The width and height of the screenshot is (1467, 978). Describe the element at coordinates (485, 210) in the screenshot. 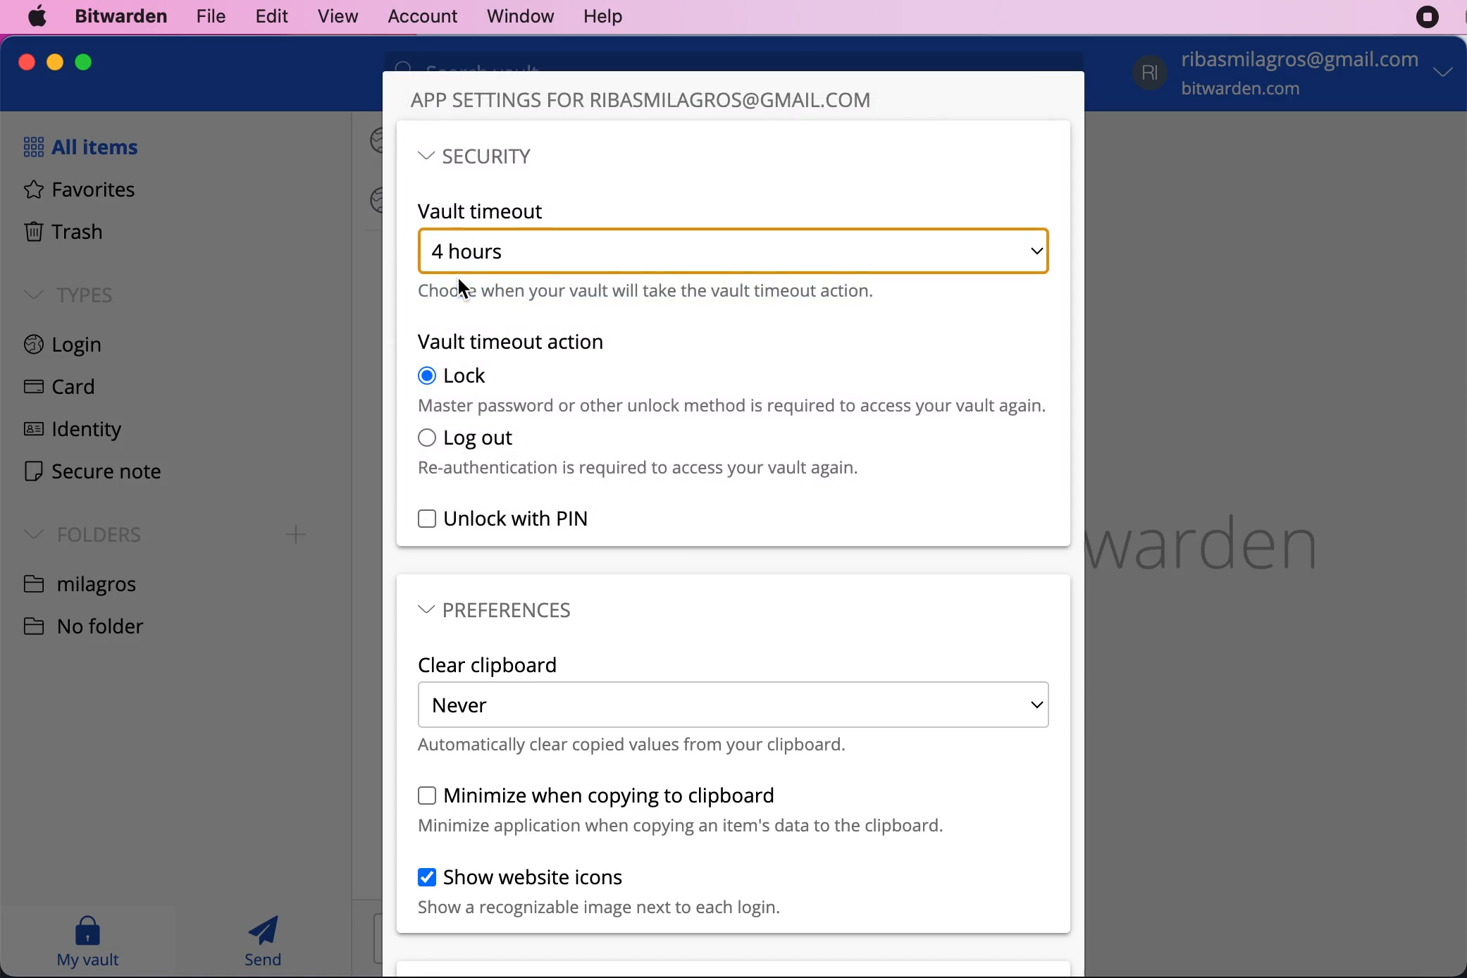

I see `vault timeout` at that location.